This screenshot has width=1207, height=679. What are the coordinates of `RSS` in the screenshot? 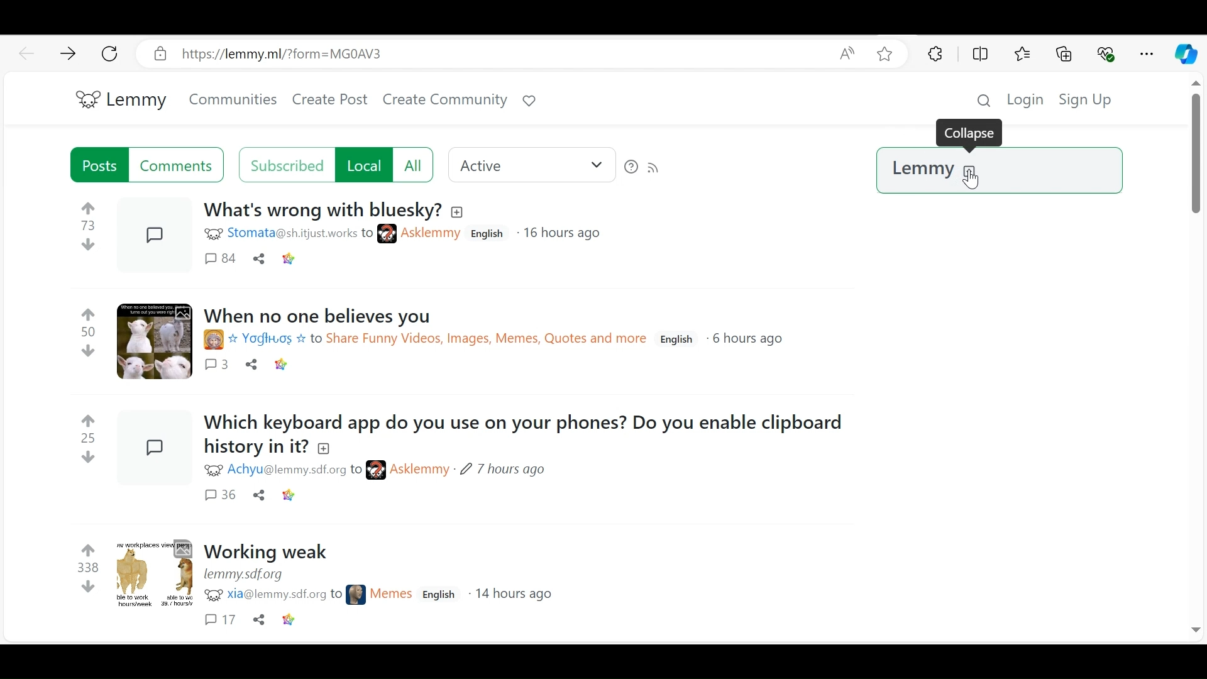 It's located at (654, 167).